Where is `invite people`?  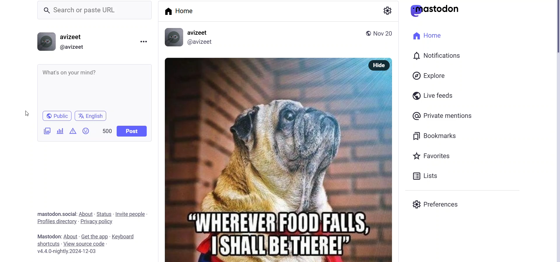
invite people is located at coordinates (132, 214).